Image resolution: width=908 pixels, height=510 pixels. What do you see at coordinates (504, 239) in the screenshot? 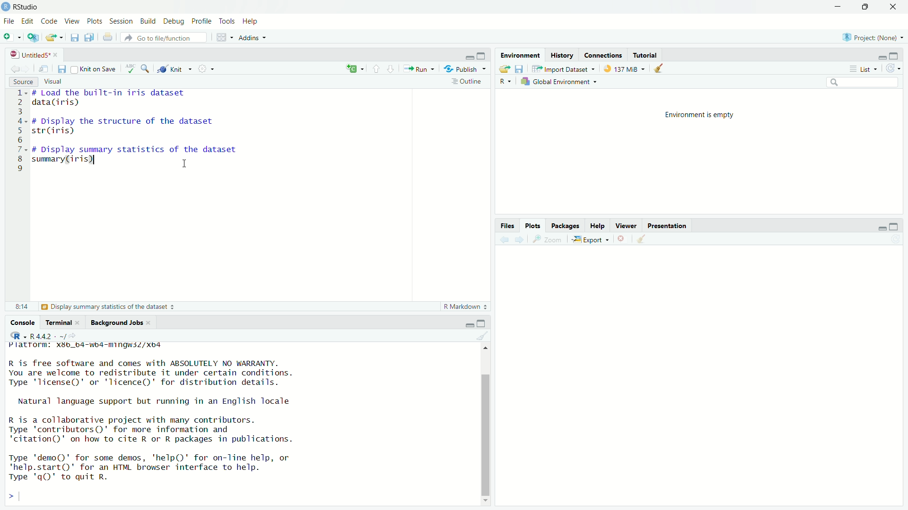
I see `Previous plot` at bounding box center [504, 239].